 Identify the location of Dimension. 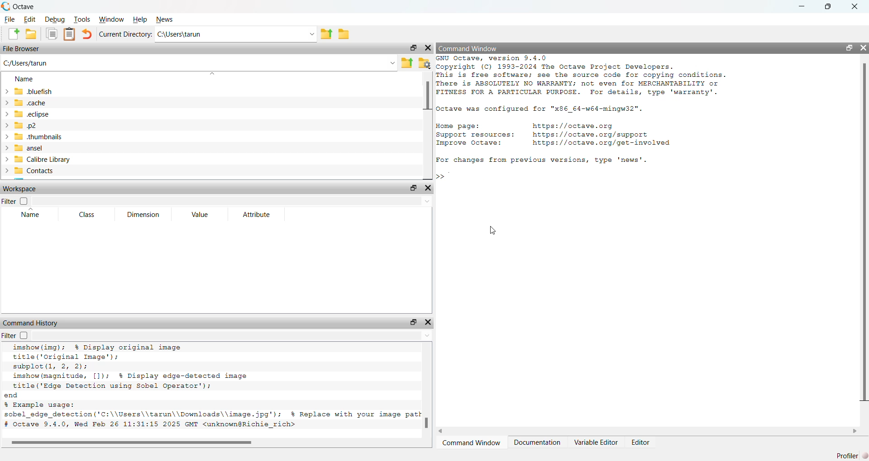
(145, 213).